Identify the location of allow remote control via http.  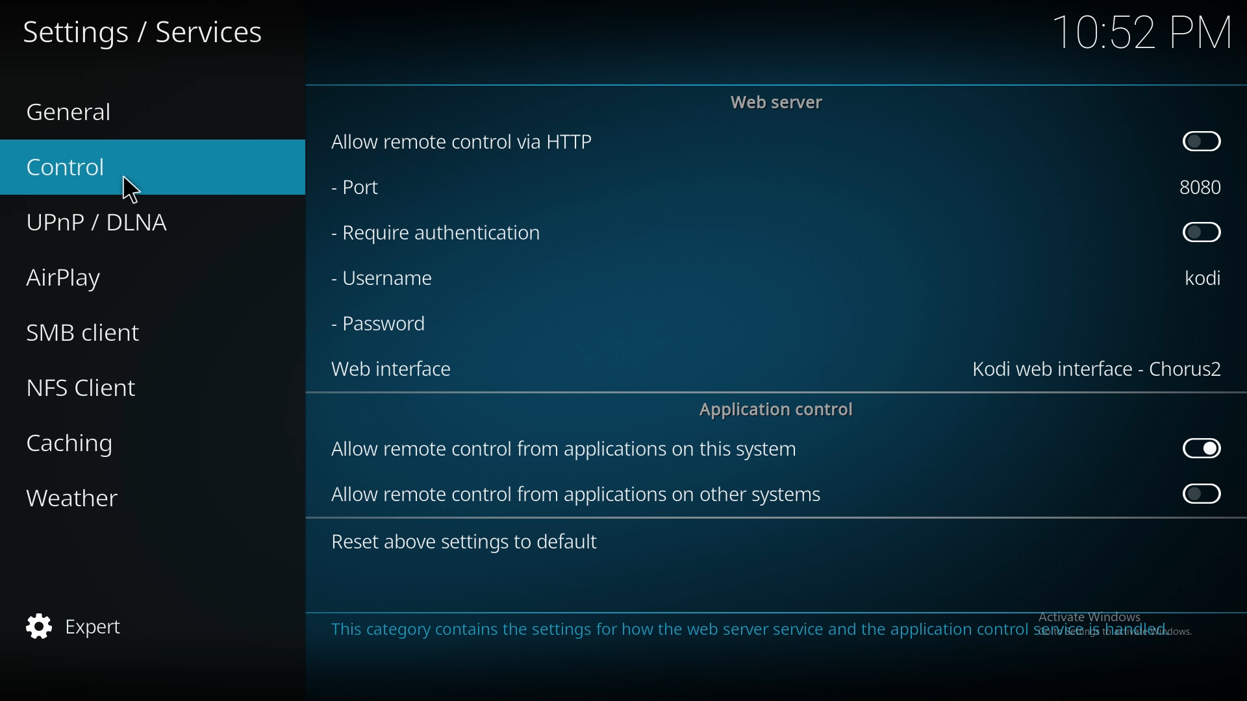
(460, 141).